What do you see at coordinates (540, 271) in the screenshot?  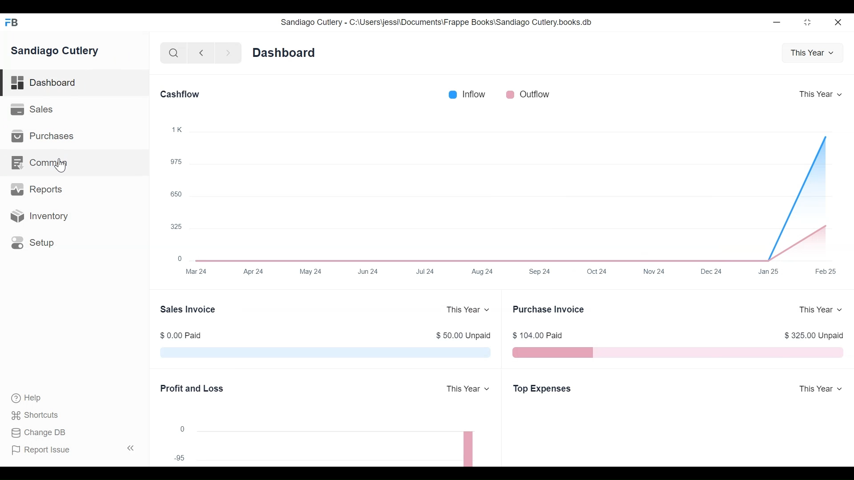 I see `Sep 24` at bounding box center [540, 271].